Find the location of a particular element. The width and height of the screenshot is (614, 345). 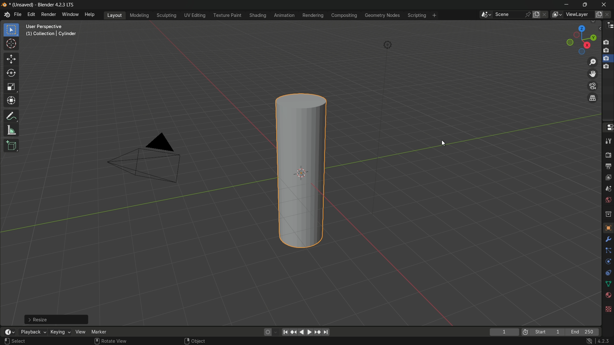

scene is located at coordinates (508, 15).